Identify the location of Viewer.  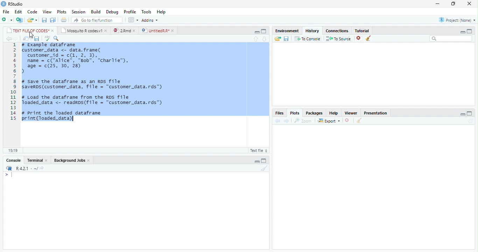
(351, 113).